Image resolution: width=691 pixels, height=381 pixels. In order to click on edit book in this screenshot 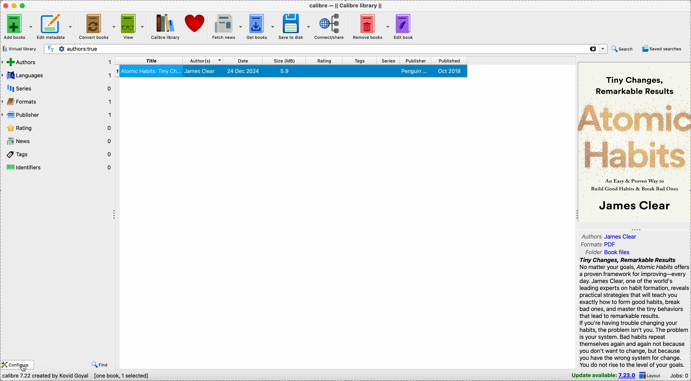, I will do `click(405, 27)`.